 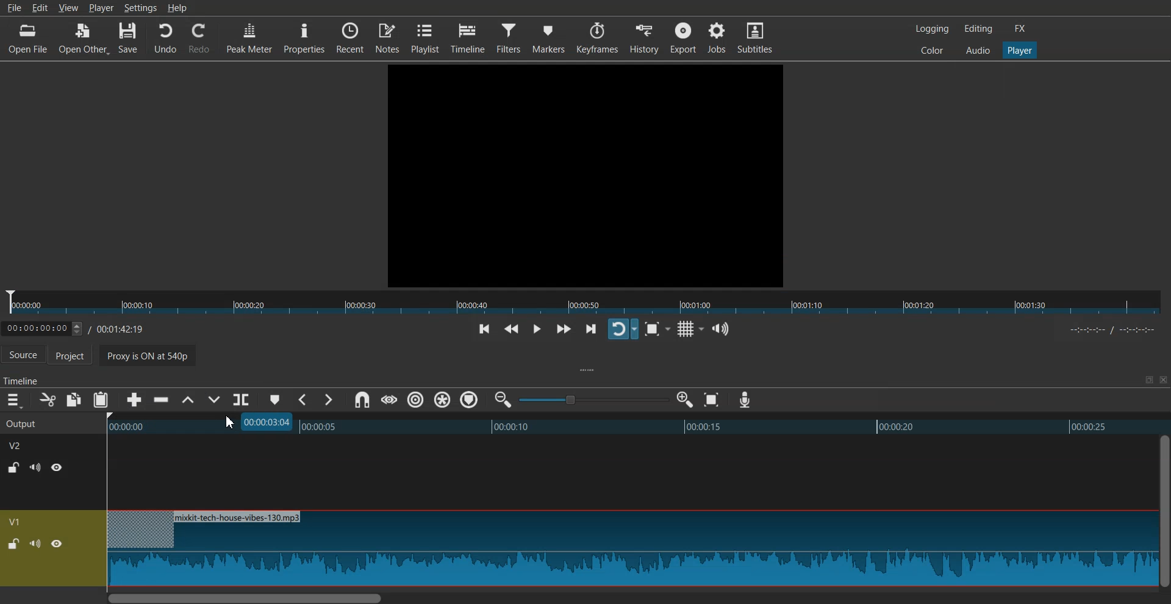 I want to click on Export, so click(x=683, y=37).